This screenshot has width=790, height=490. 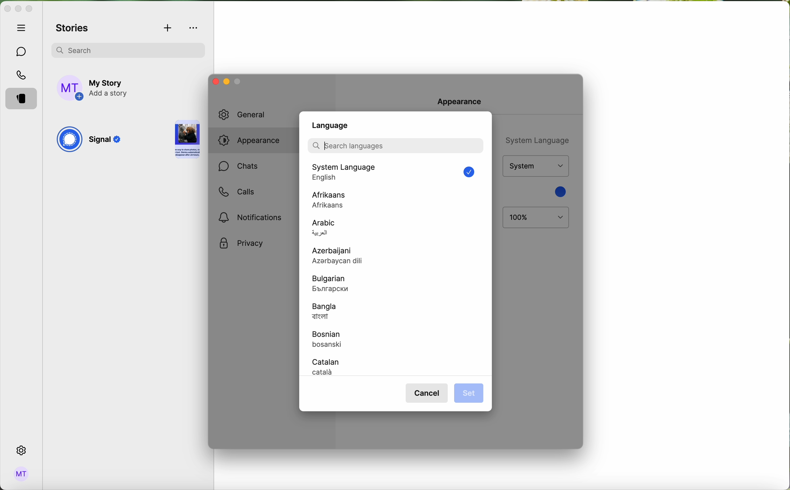 I want to click on language, so click(x=331, y=125).